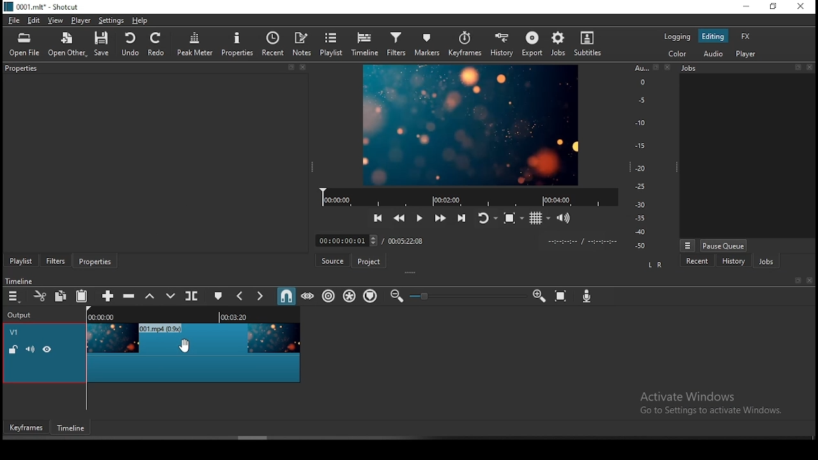 Image resolution: width=818 pixels, height=460 pixels. I want to click on settings, so click(112, 20).